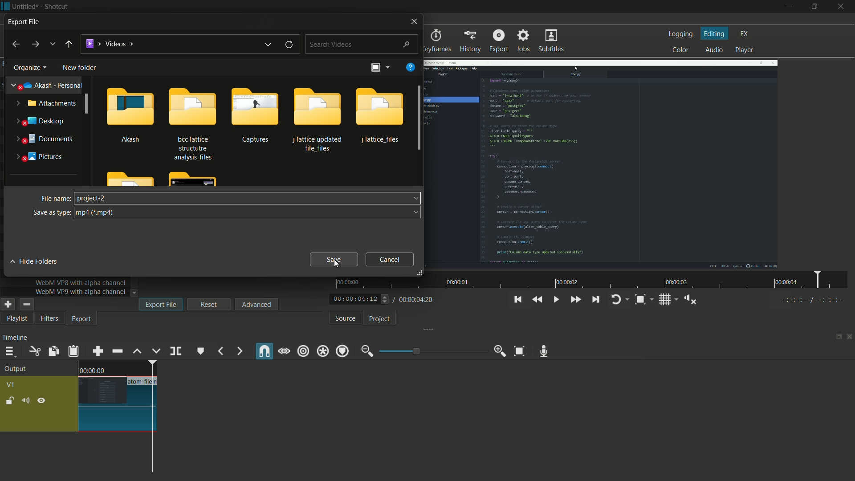 This screenshot has height=481, width=855. Describe the element at coordinates (41, 121) in the screenshot. I see `desktop` at that location.